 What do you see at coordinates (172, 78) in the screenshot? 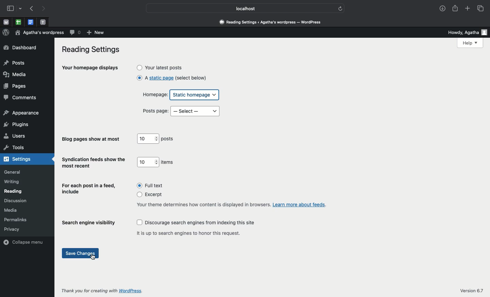
I see `A static page` at bounding box center [172, 78].